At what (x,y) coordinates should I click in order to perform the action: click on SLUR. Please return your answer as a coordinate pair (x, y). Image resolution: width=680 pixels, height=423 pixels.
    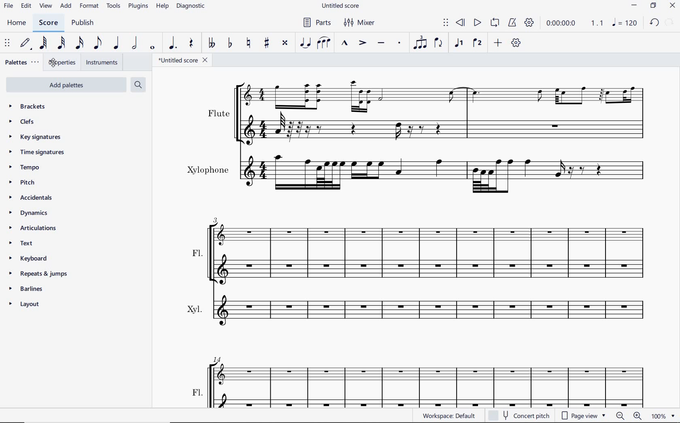
    Looking at the image, I should click on (323, 42).